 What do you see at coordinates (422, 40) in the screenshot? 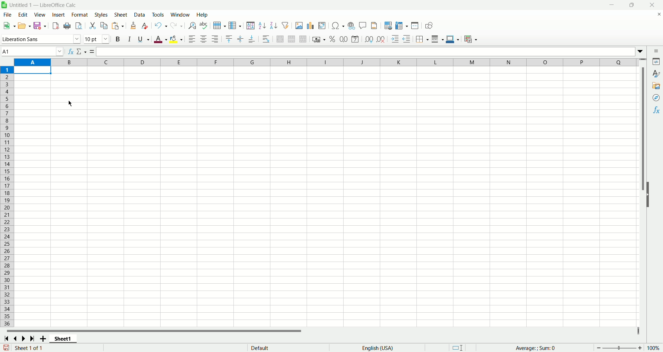
I see `border` at bounding box center [422, 40].